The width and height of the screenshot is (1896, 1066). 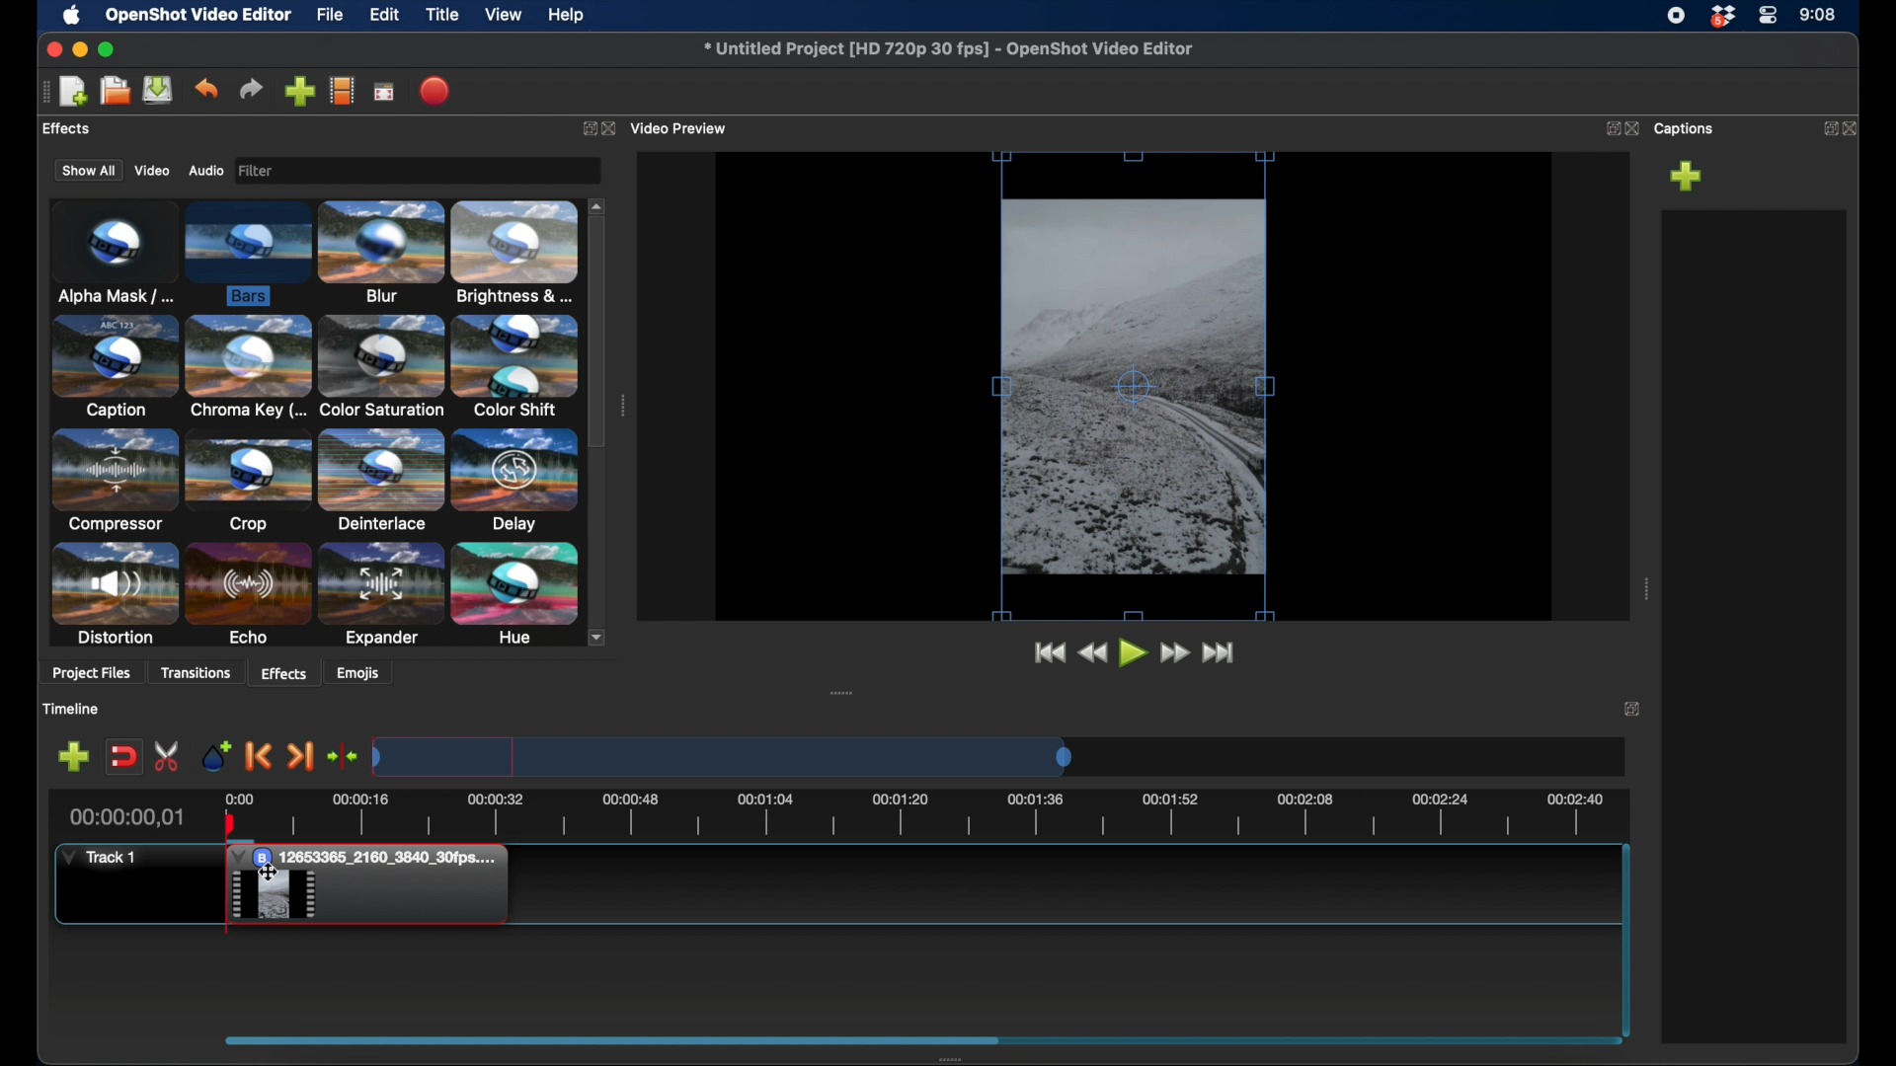 I want to click on expand, so click(x=1633, y=711).